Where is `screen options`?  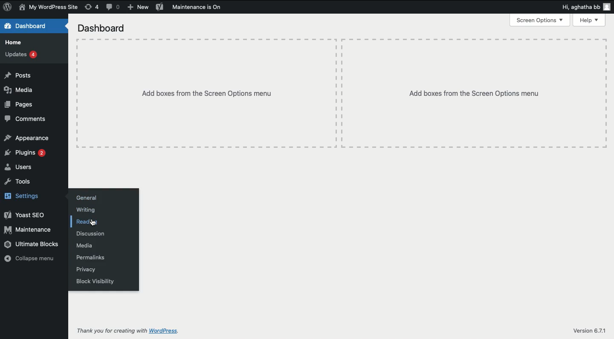
screen options is located at coordinates (539, 20).